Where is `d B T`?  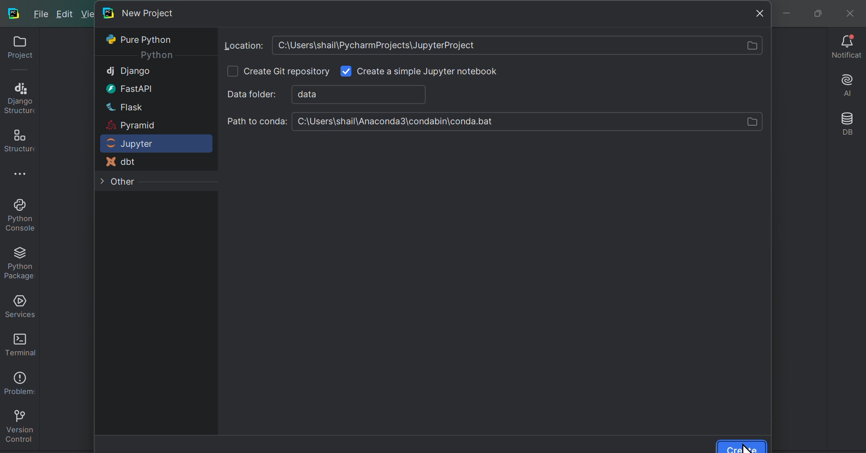 d B T is located at coordinates (126, 163).